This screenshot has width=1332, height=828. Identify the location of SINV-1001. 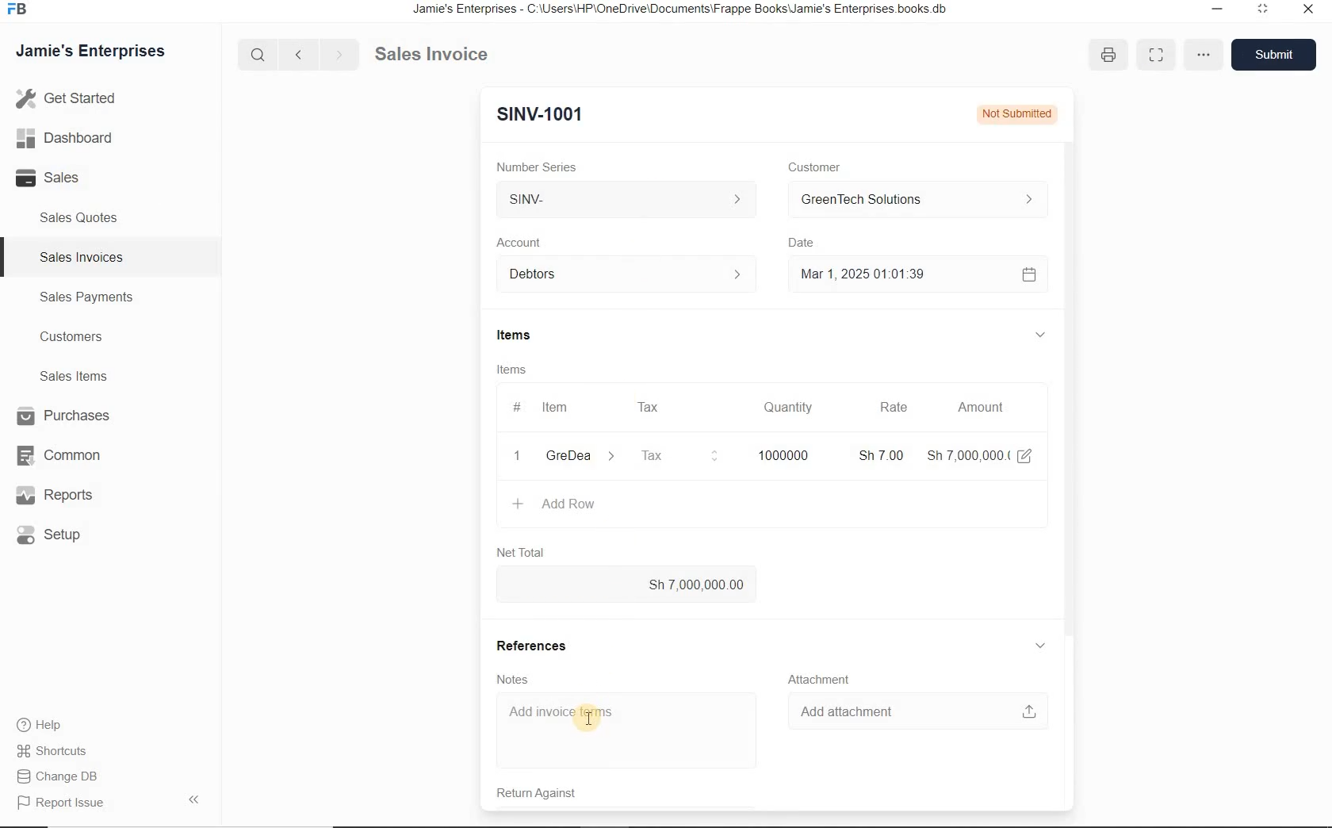
(536, 113).